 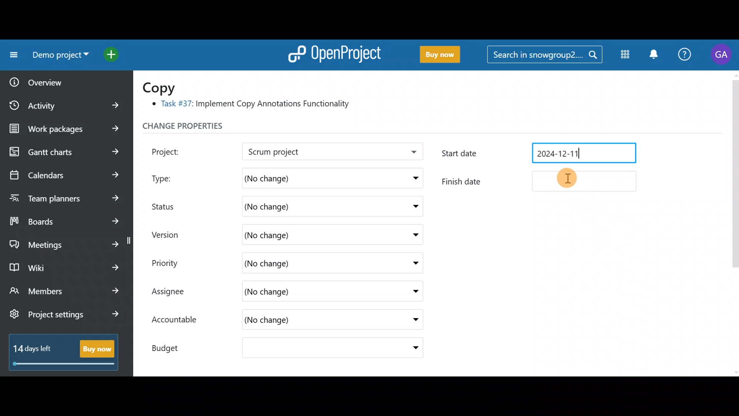 I want to click on OpenProject, so click(x=333, y=52).